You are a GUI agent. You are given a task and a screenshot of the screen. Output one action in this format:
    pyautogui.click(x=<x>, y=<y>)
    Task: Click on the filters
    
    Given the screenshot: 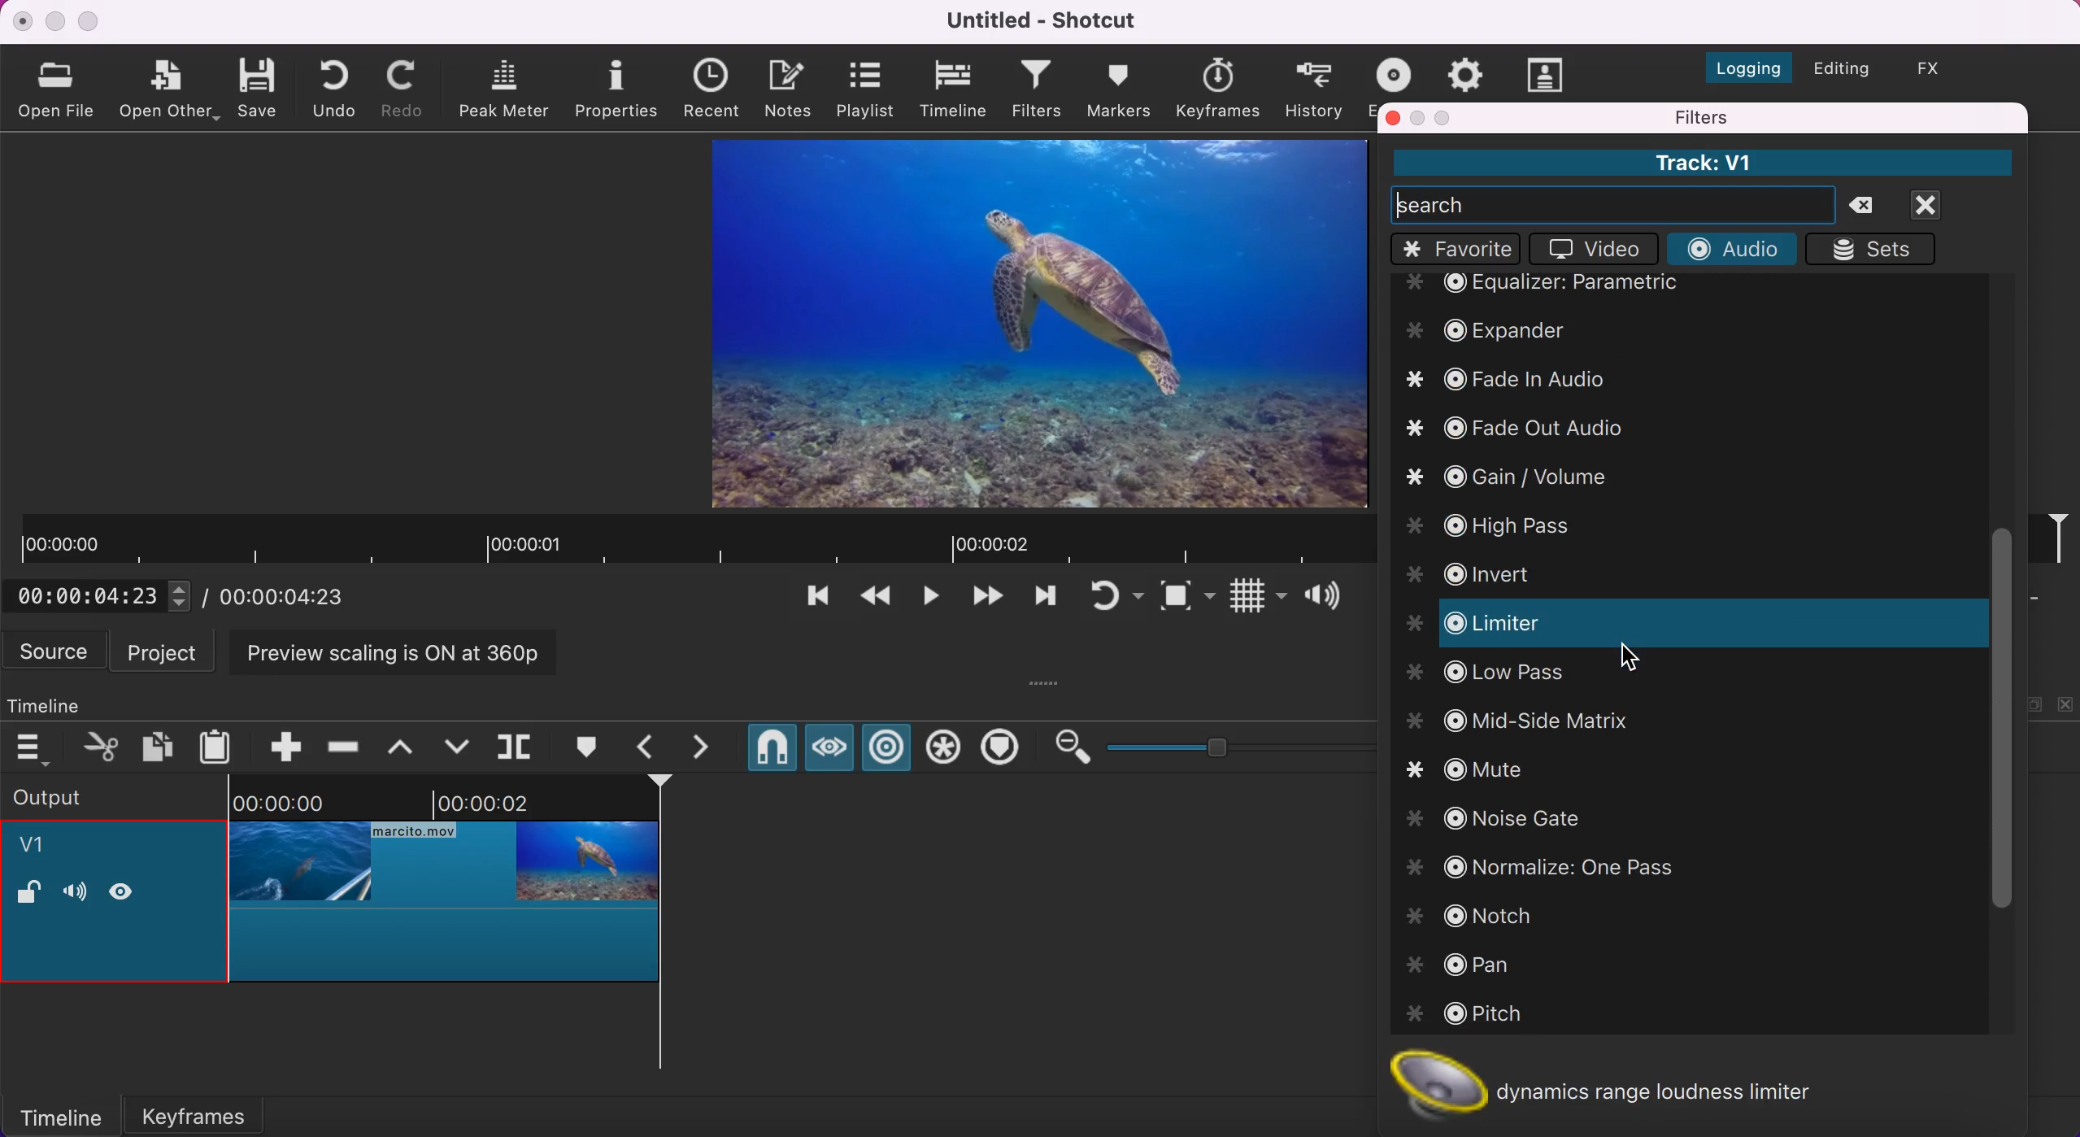 What is the action you would take?
    pyautogui.click(x=1783, y=117)
    